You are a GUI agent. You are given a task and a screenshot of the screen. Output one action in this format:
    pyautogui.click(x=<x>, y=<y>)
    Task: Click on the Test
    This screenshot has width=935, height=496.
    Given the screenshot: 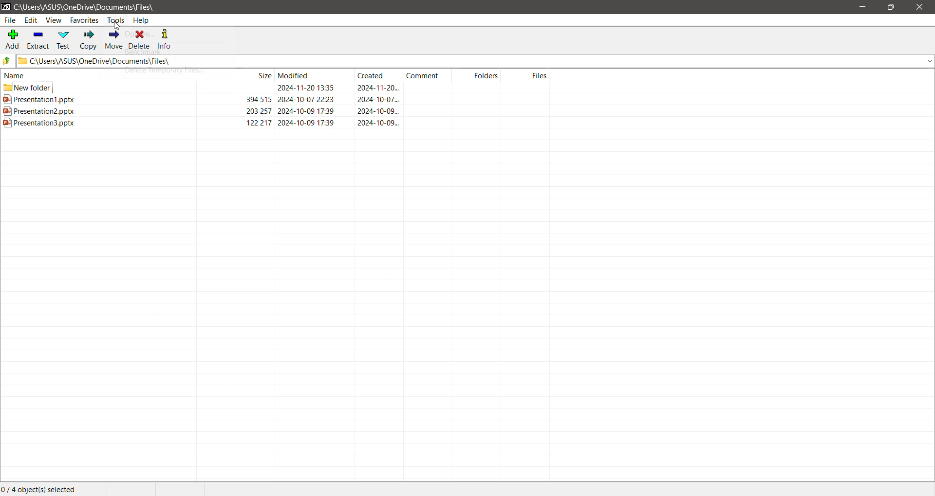 What is the action you would take?
    pyautogui.click(x=65, y=41)
    